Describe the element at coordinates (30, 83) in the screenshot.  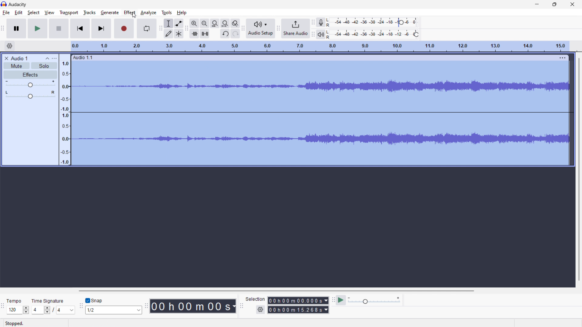
I see `volume` at that location.